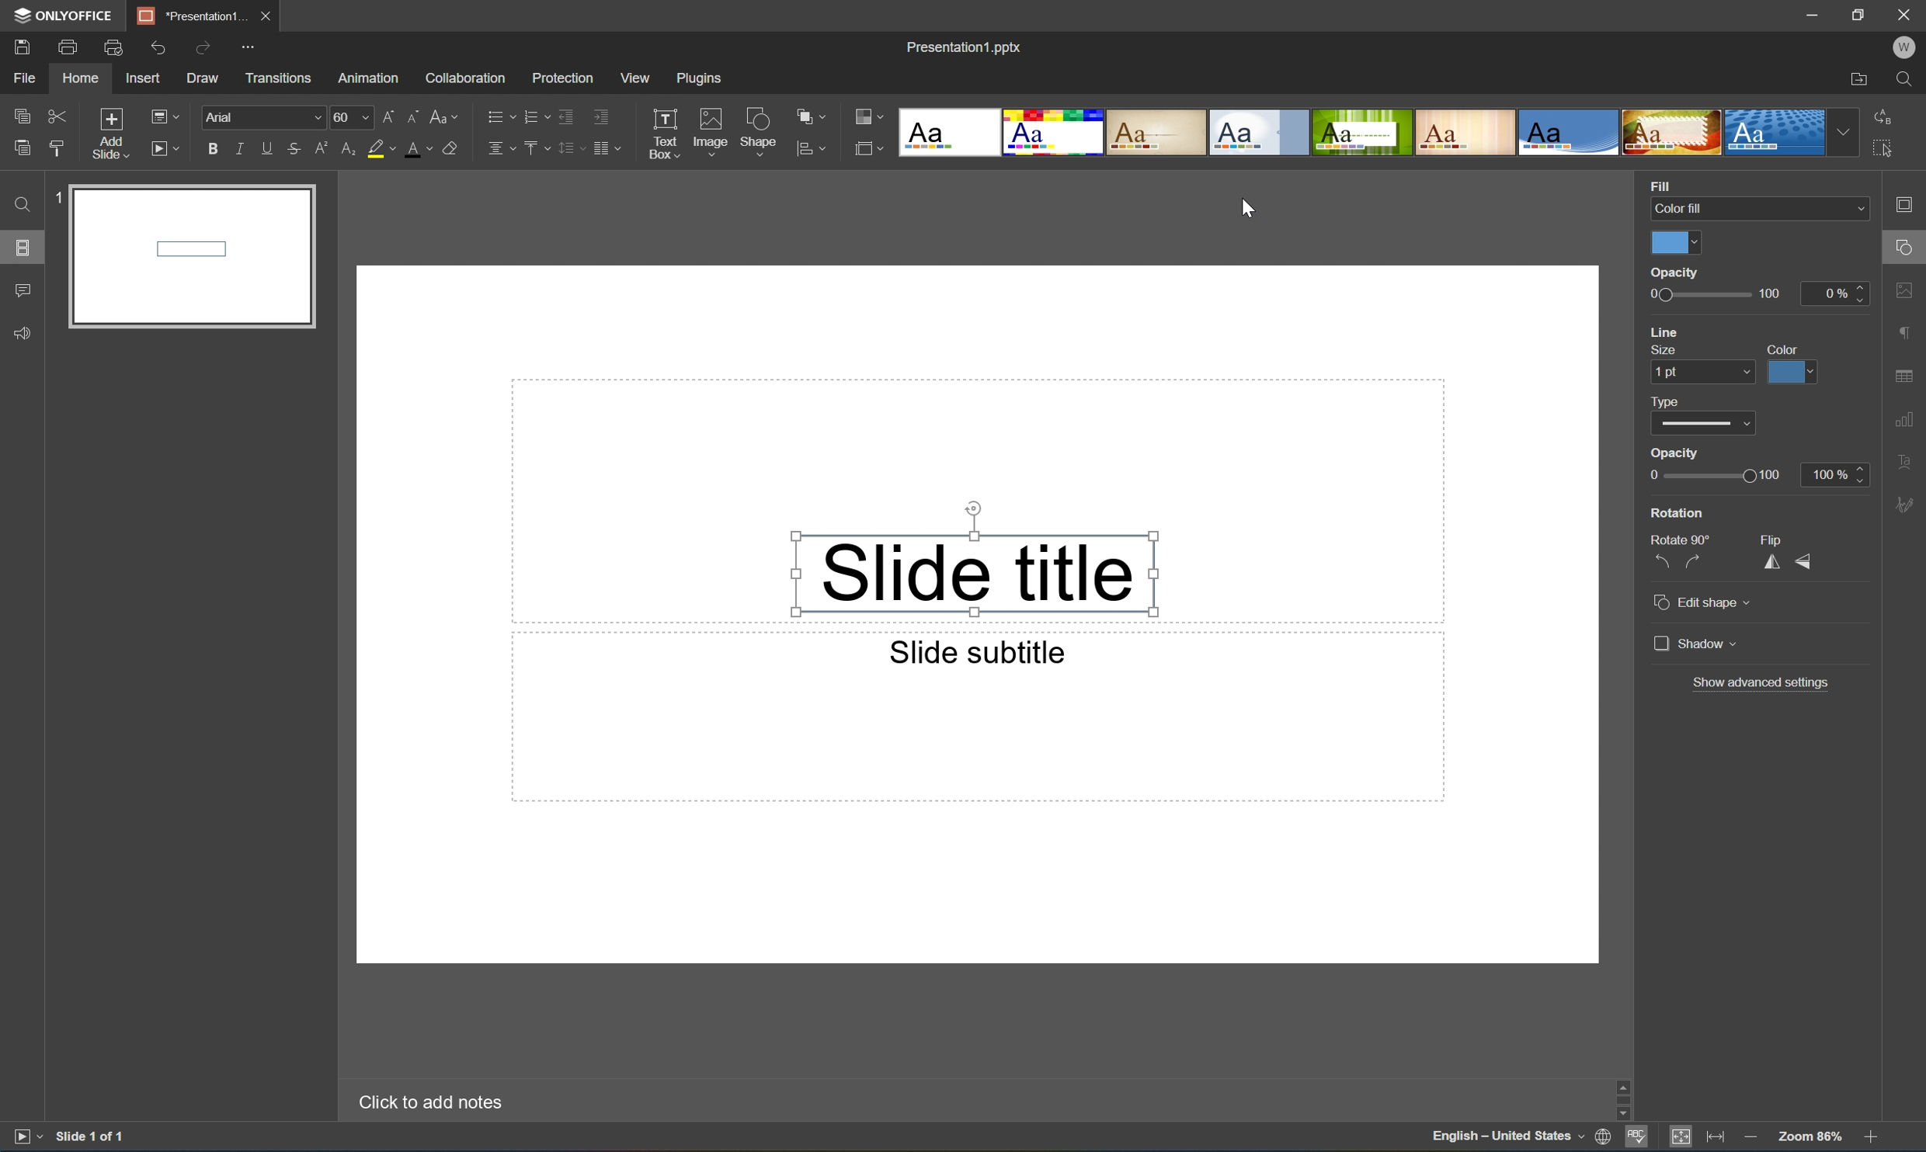 This screenshot has width=1926, height=1152. Describe the element at coordinates (1695, 643) in the screenshot. I see `Shadow` at that location.